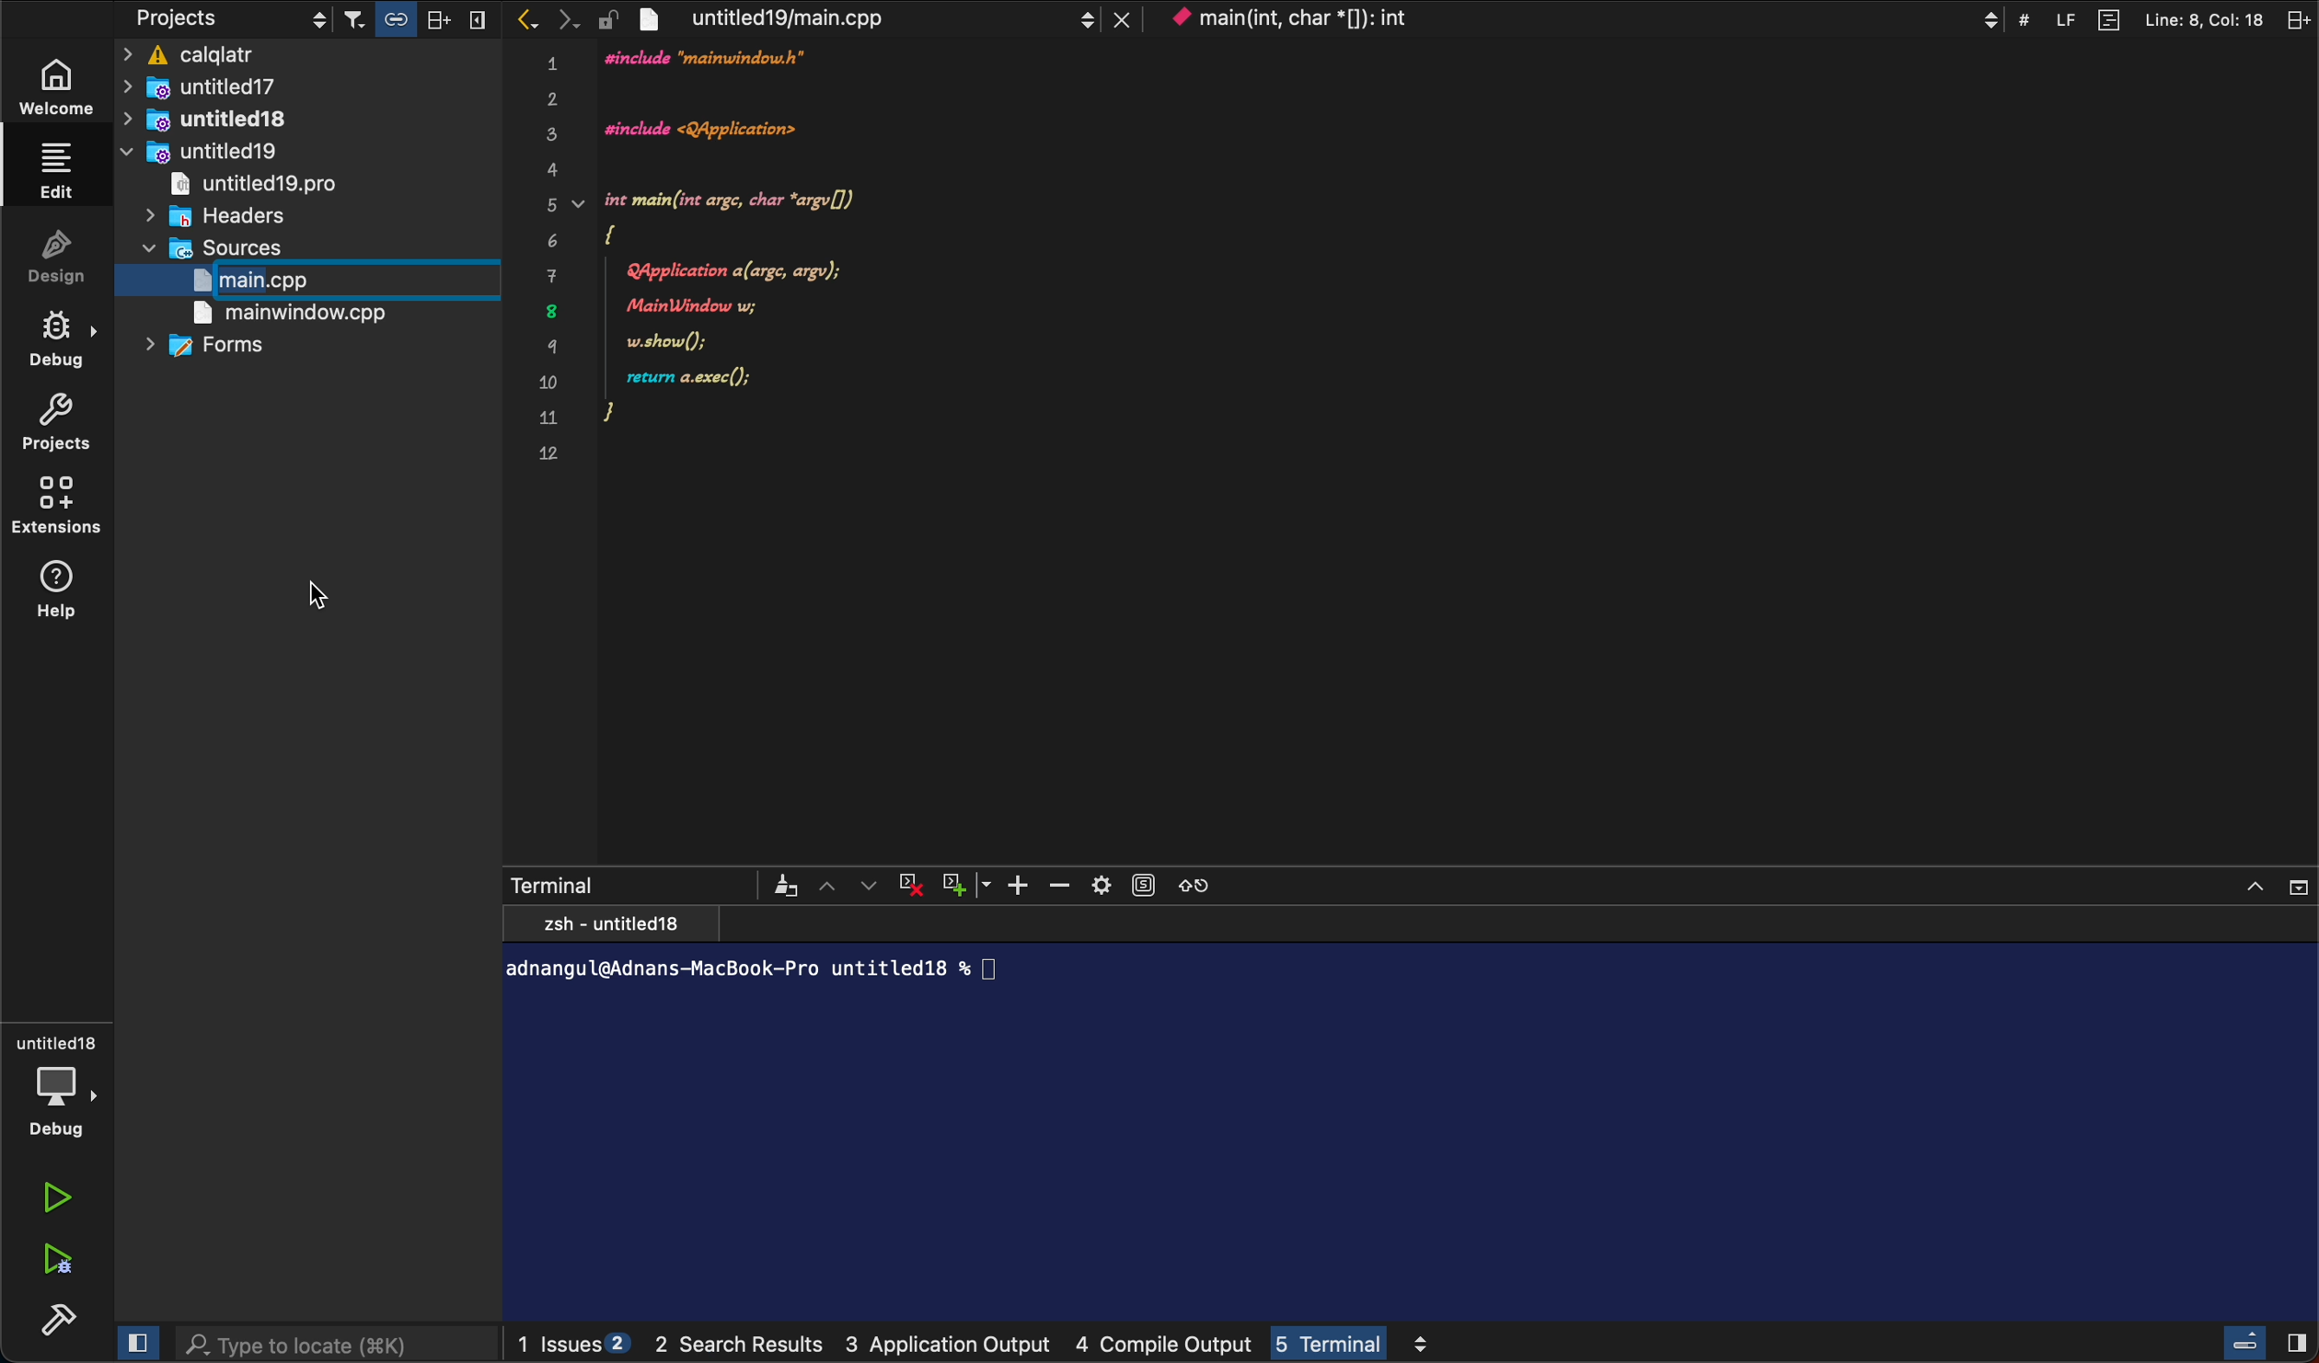 The height and width of the screenshot is (1363, 2319). What do you see at coordinates (1416, 1116) in the screenshot?
I see `terminal` at bounding box center [1416, 1116].